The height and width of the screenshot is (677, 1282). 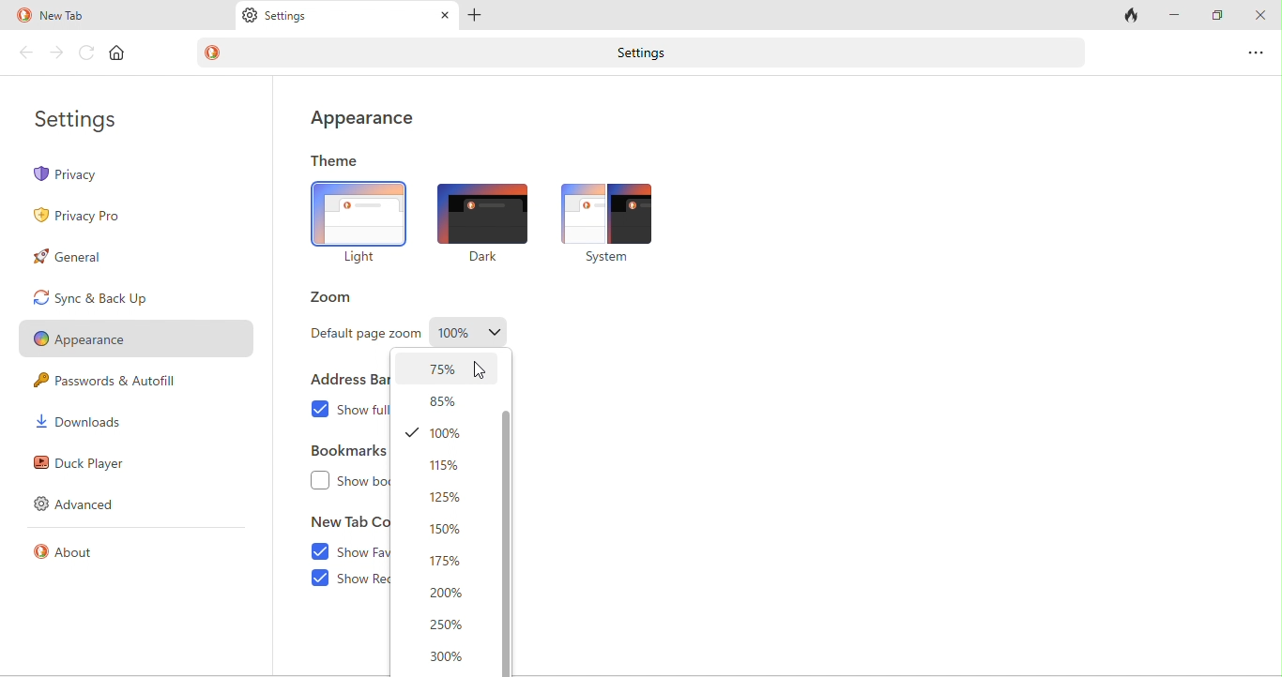 I want to click on duck player, so click(x=86, y=463).